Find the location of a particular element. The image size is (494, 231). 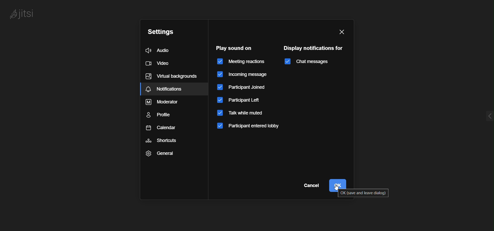

notifications is located at coordinates (175, 89).